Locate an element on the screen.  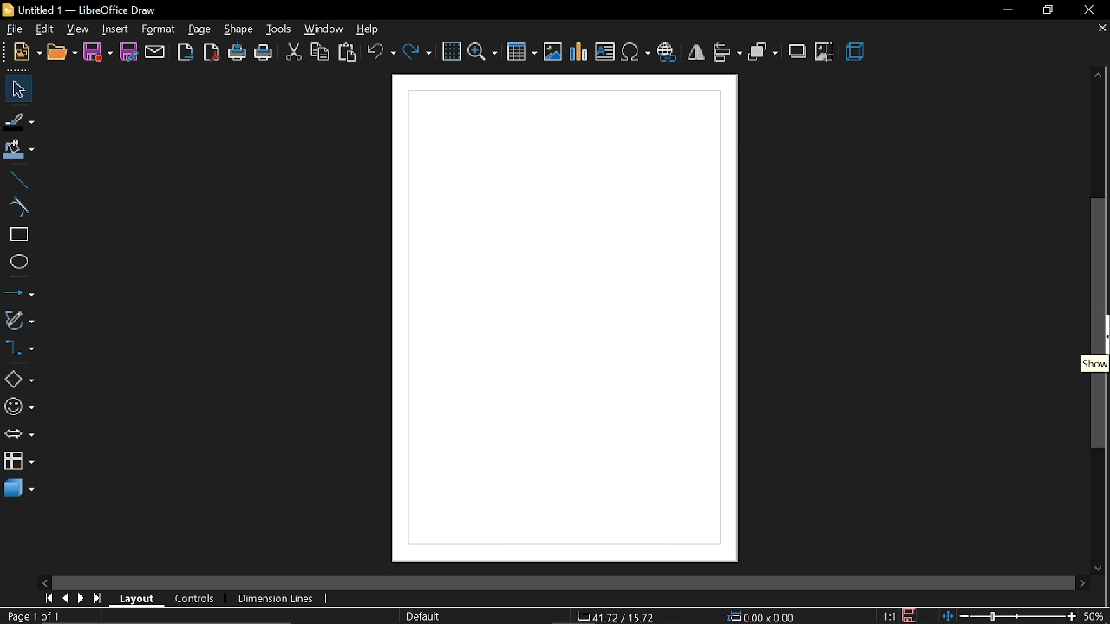
layout is located at coordinates (140, 600).